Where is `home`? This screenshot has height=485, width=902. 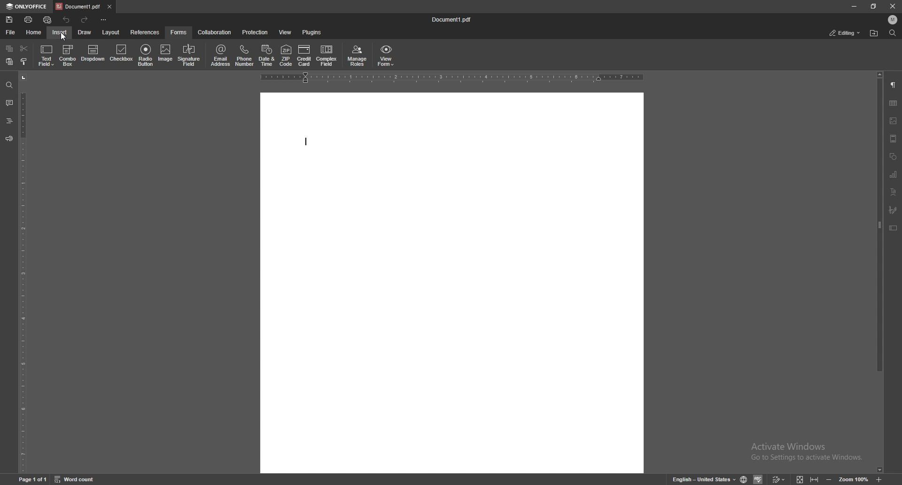
home is located at coordinates (34, 32).